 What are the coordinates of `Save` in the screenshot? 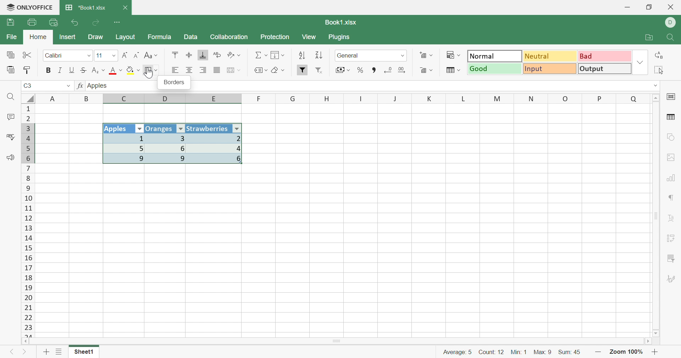 It's located at (12, 22).